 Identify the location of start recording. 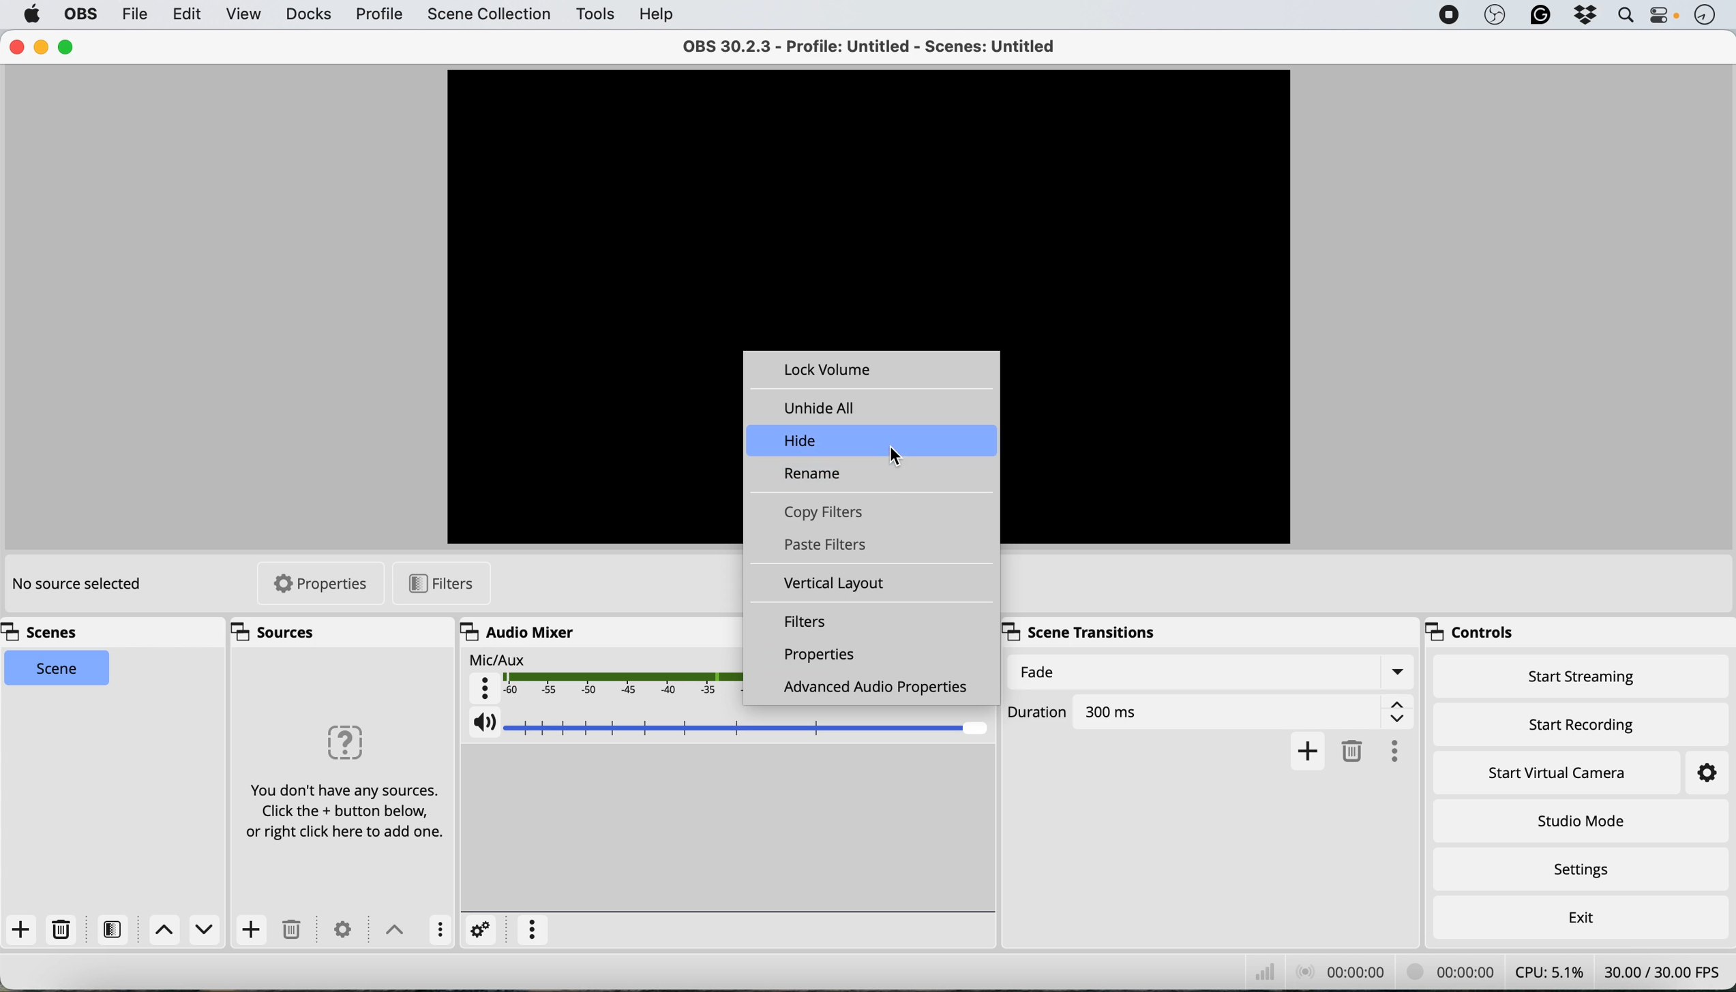
(1588, 724).